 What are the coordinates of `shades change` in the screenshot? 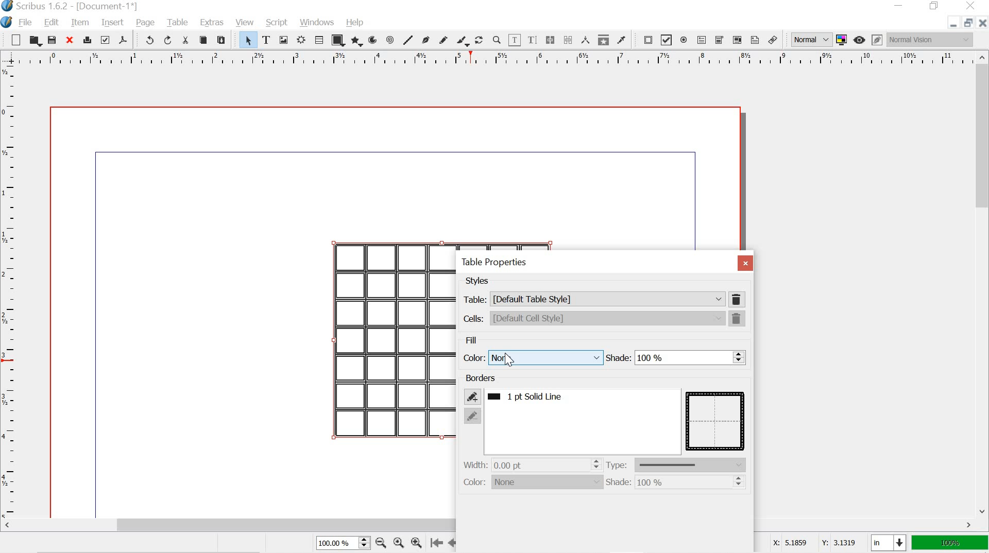 It's located at (739, 356).